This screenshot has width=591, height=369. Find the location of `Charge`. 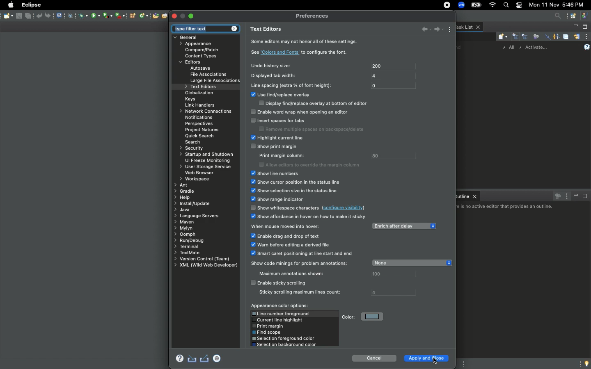

Charge is located at coordinates (476, 5).